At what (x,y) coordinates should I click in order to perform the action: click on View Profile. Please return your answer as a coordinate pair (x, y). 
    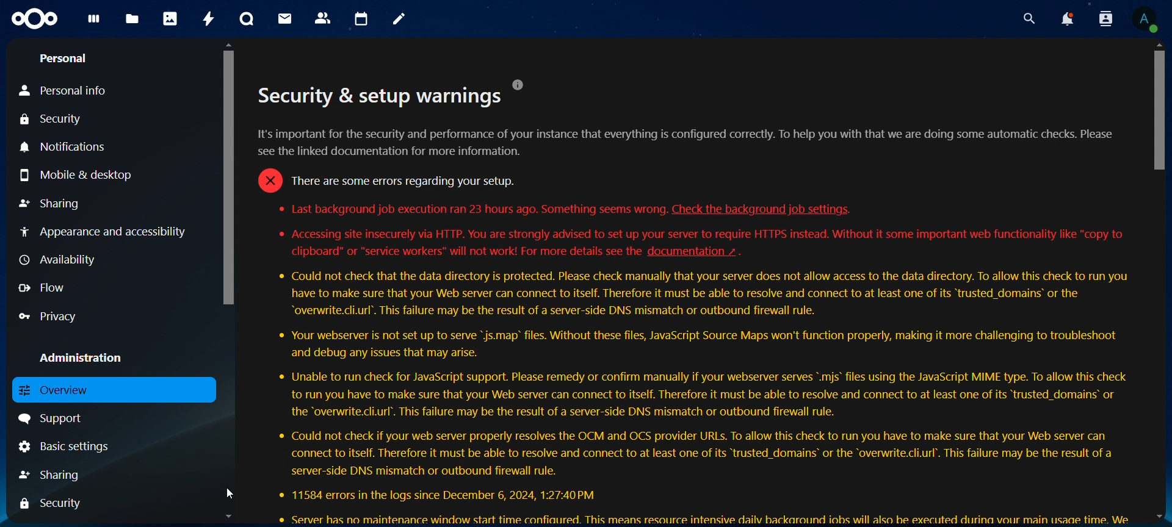
    Looking at the image, I should click on (1149, 20).